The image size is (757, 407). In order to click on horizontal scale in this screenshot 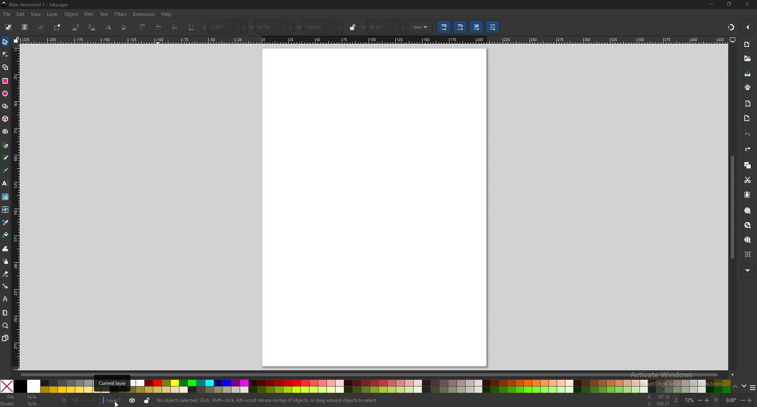, I will do `click(375, 39)`.